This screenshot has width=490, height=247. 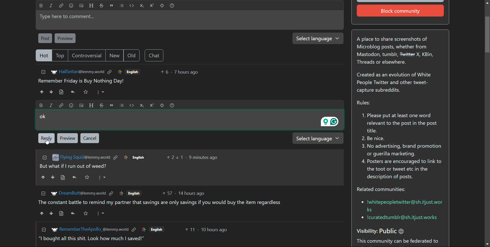 I want to click on upload image, so click(x=81, y=6).